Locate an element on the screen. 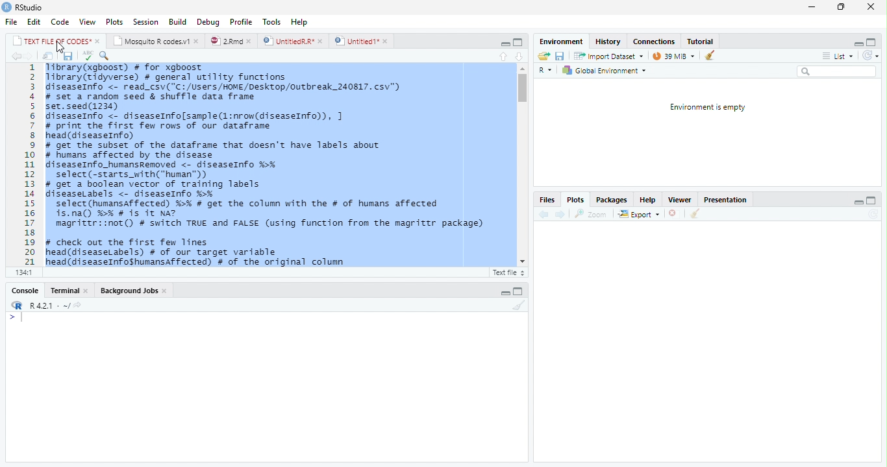  1:1 is located at coordinates (25, 272).